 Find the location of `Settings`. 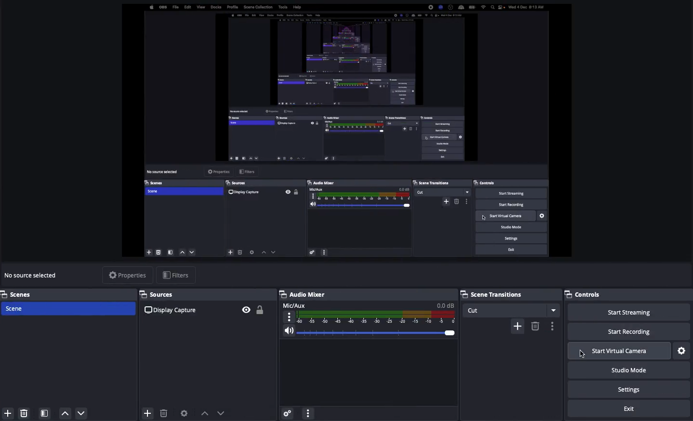

Settings is located at coordinates (631, 389).